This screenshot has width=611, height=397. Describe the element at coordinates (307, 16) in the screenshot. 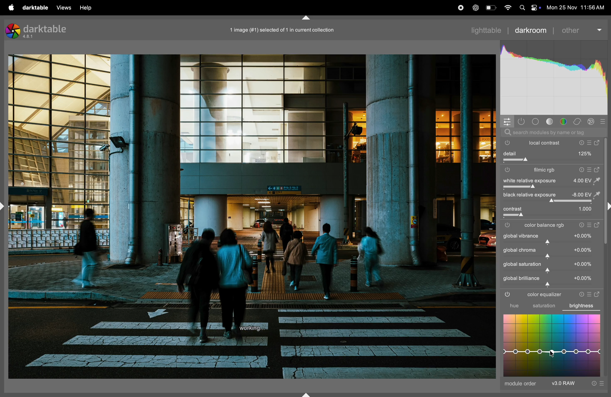

I see `Collapse or expand ` at that location.